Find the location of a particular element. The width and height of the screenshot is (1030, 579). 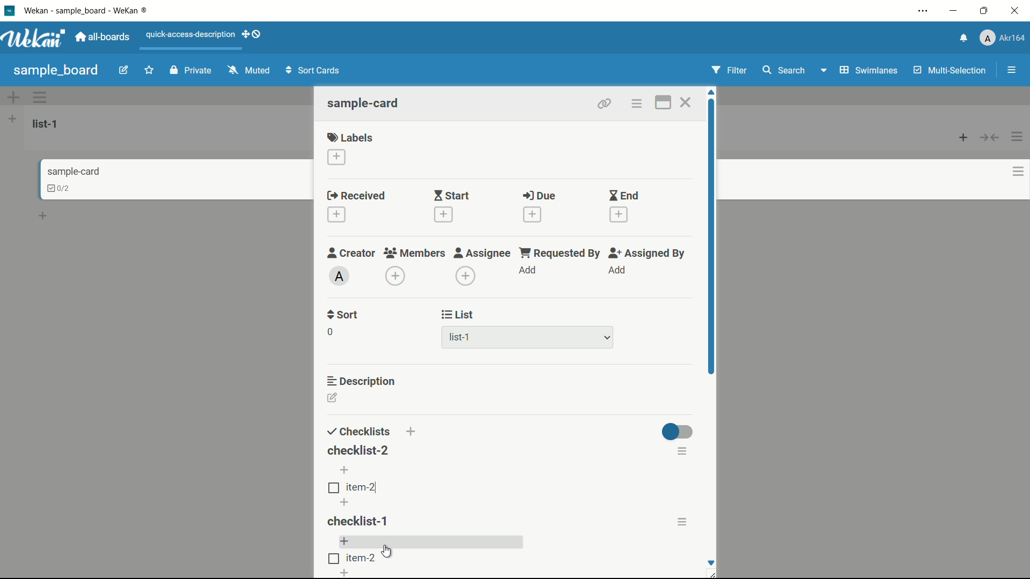

scroll down is located at coordinates (710, 562).